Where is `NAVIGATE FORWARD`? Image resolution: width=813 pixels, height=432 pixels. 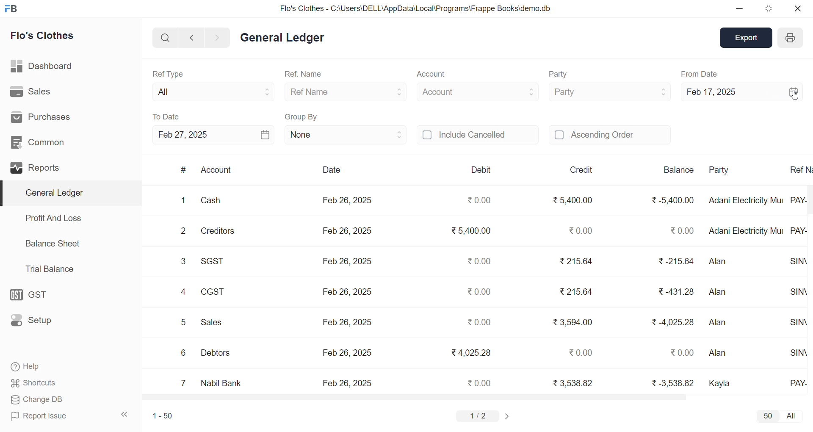 NAVIGATE FORWARD is located at coordinates (221, 37).